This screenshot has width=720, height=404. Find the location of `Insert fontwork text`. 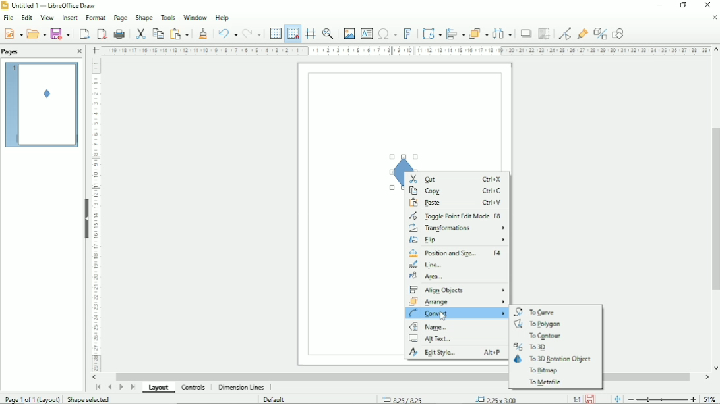

Insert fontwork text is located at coordinates (407, 33).